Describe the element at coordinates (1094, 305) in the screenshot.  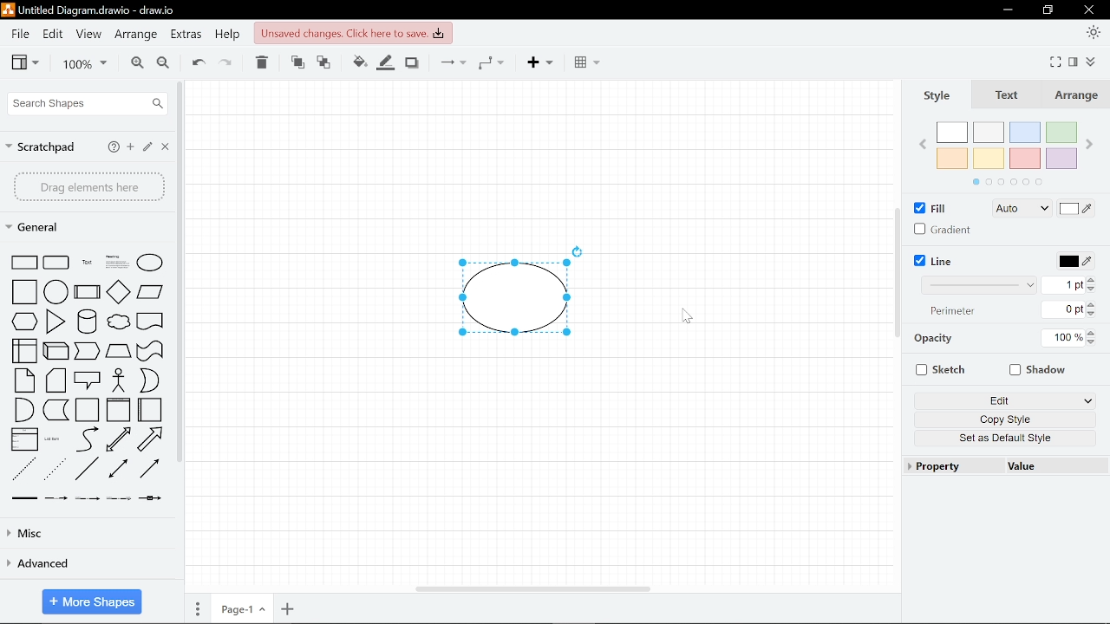
I see `Increase perimeter` at that location.